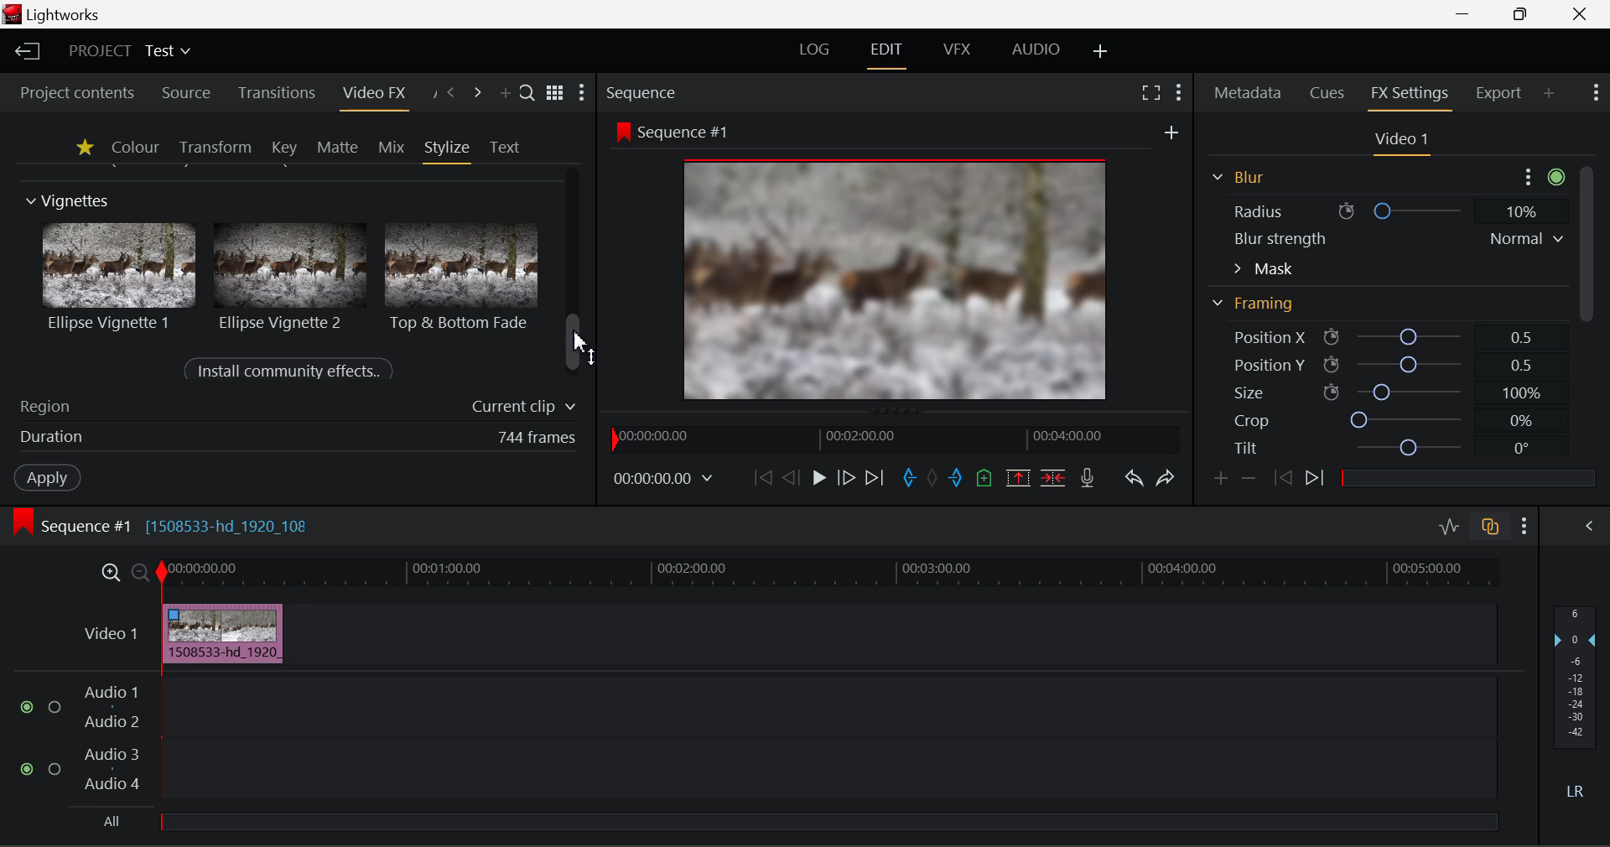  Describe the element at coordinates (121, 277) in the screenshot. I see `Ellipse Vignette 1` at that location.